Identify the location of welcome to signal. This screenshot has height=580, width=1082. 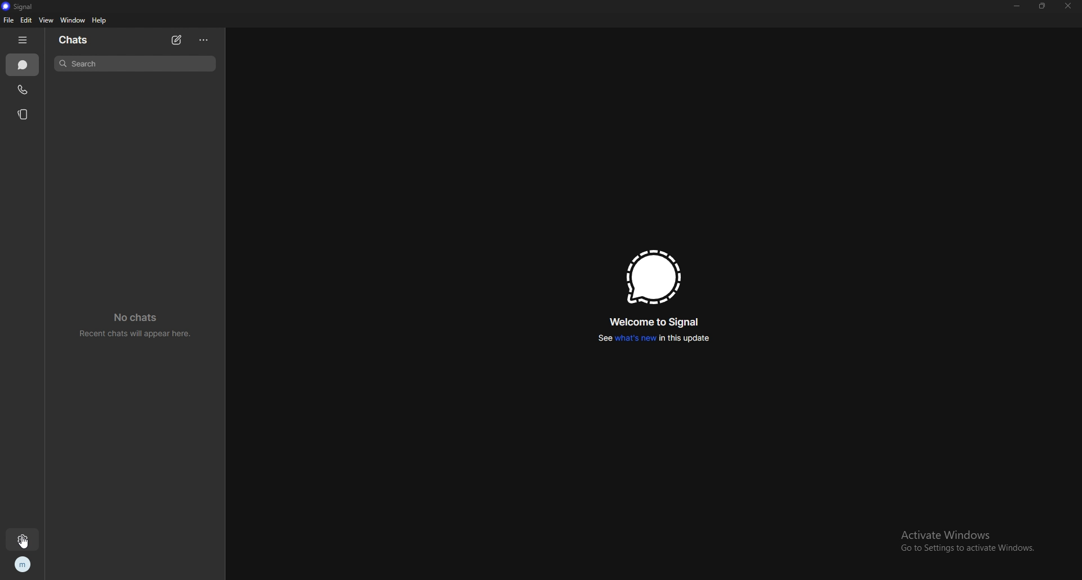
(656, 322).